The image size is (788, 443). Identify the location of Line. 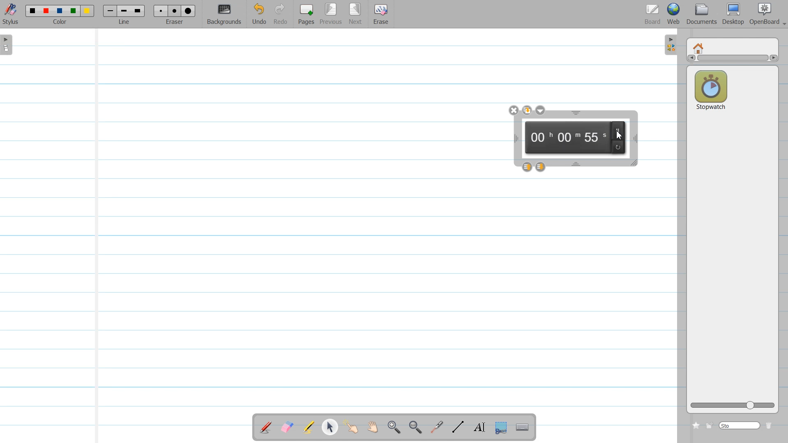
(124, 14).